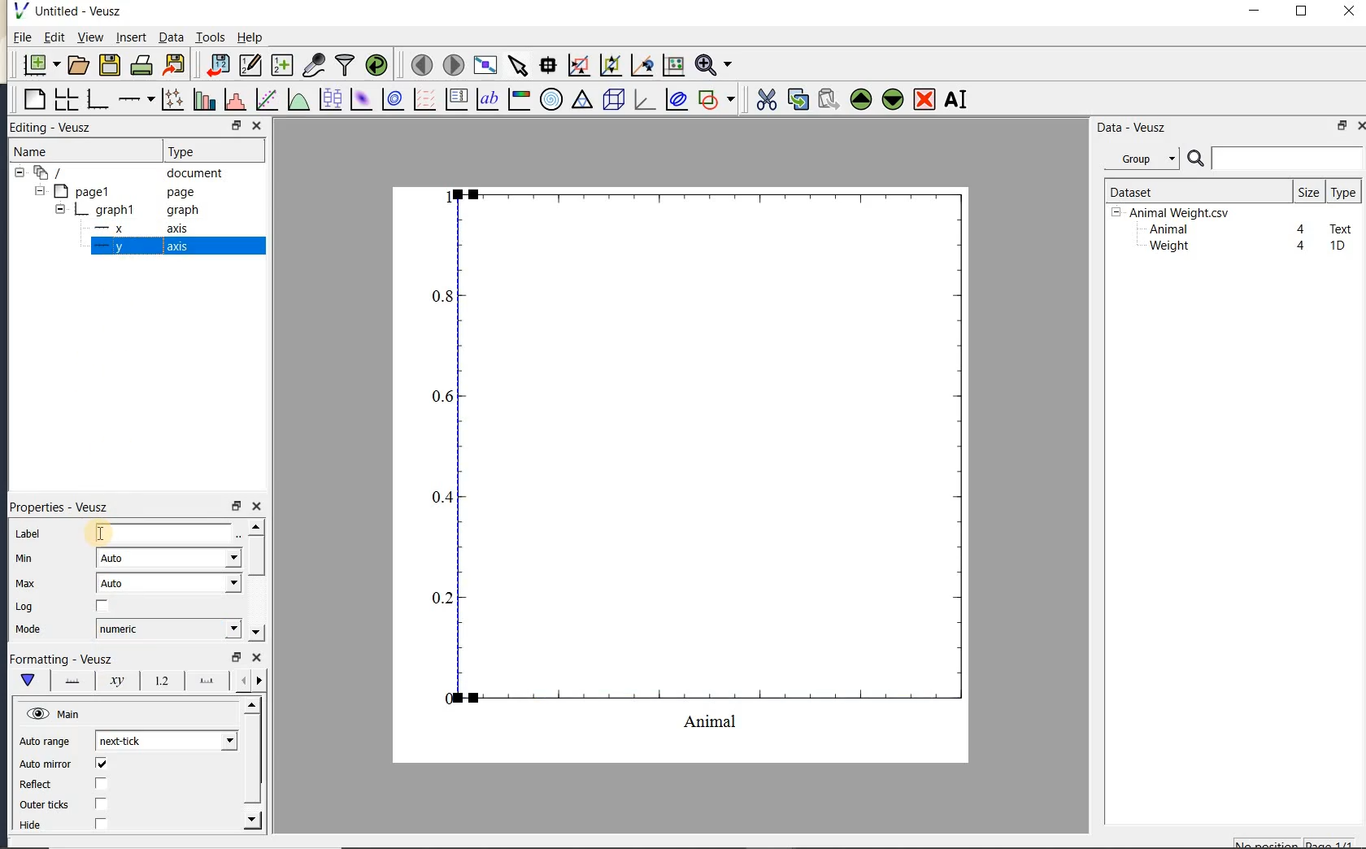 The height and width of the screenshot is (849, 1366). Describe the element at coordinates (169, 583) in the screenshot. I see `Auto` at that location.